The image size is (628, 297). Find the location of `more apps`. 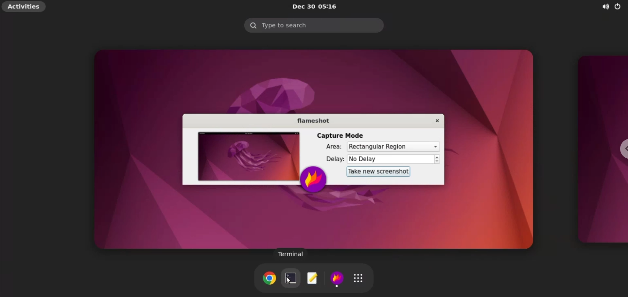

more apps is located at coordinates (360, 278).